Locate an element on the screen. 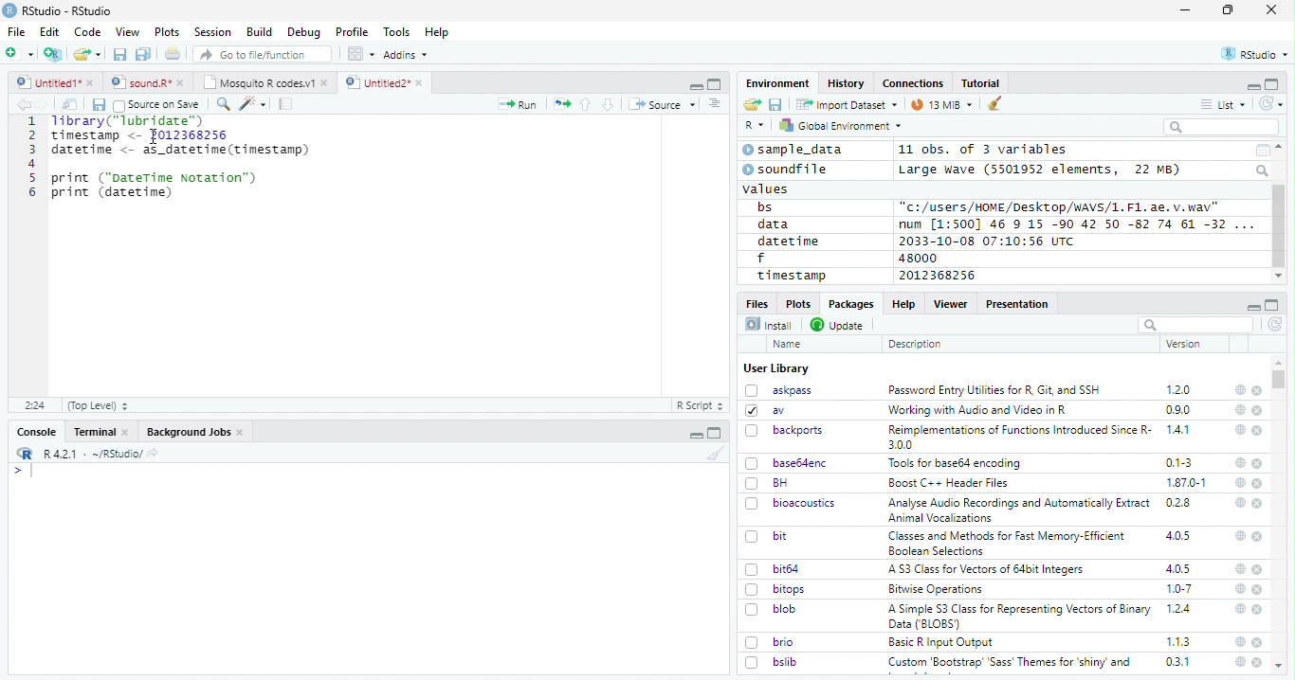 Image resolution: width=1295 pixels, height=680 pixels. 11 obs. of 3 variables is located at coordinates (984, 151).